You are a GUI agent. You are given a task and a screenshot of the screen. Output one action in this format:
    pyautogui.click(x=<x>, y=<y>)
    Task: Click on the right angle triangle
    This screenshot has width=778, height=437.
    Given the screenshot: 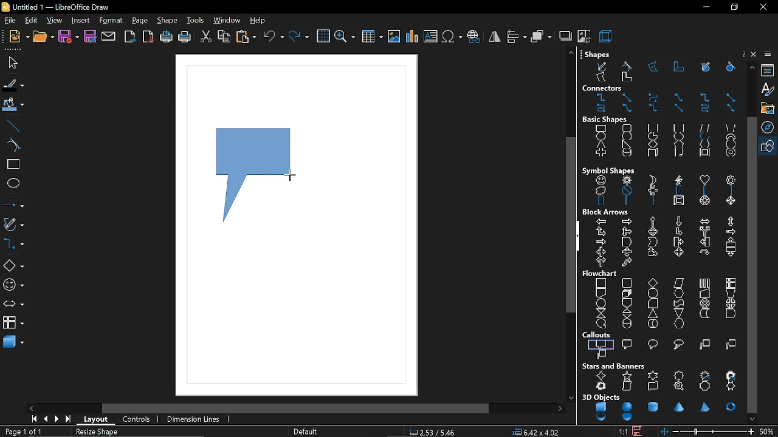 What is the action you would take?
    pyautogui.click(x=625, y=144)
    